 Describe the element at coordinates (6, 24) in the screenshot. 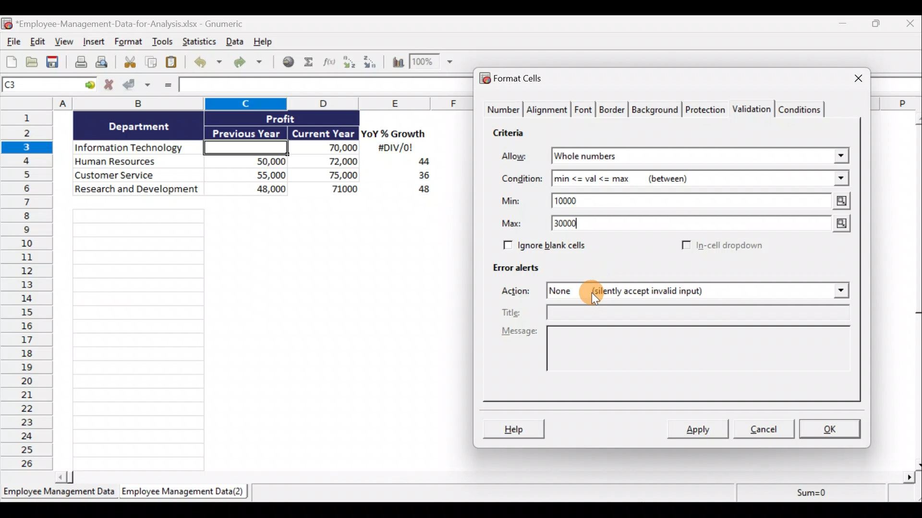

I see `Gnumeric logo` at that location.